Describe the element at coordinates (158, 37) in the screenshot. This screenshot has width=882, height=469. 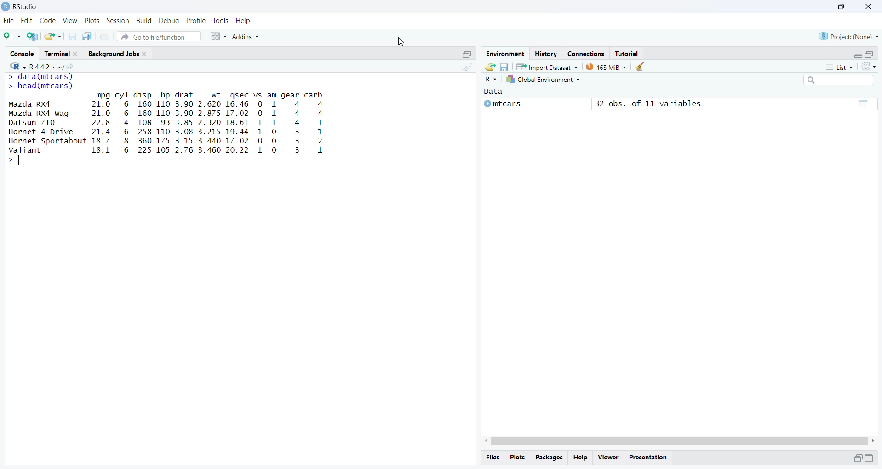
I see `Go to file/function` at that location.